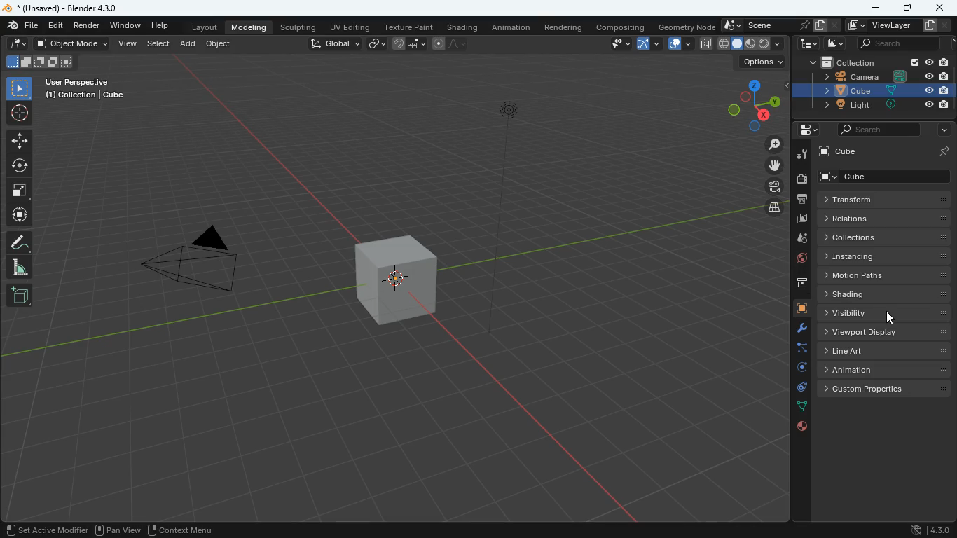 This screenshot has width=957, height=538. What do you see at coordinates (43, 529) in the screenshot?
I see `set achive modifier` at bounding box center [43, 529].